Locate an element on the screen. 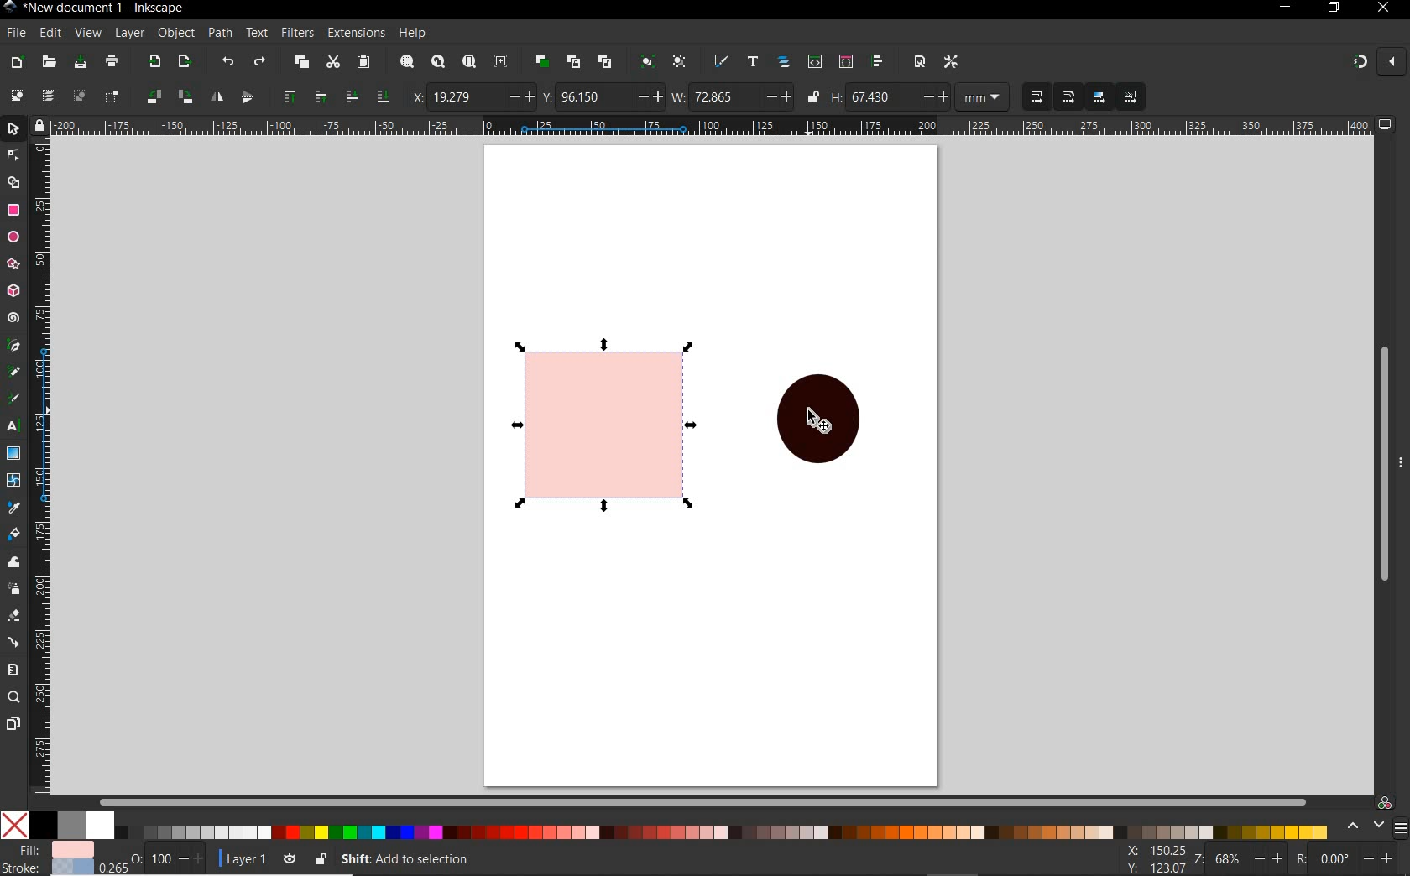 The image size is (1410, 876). open selector is located at coordinates (845, 61).